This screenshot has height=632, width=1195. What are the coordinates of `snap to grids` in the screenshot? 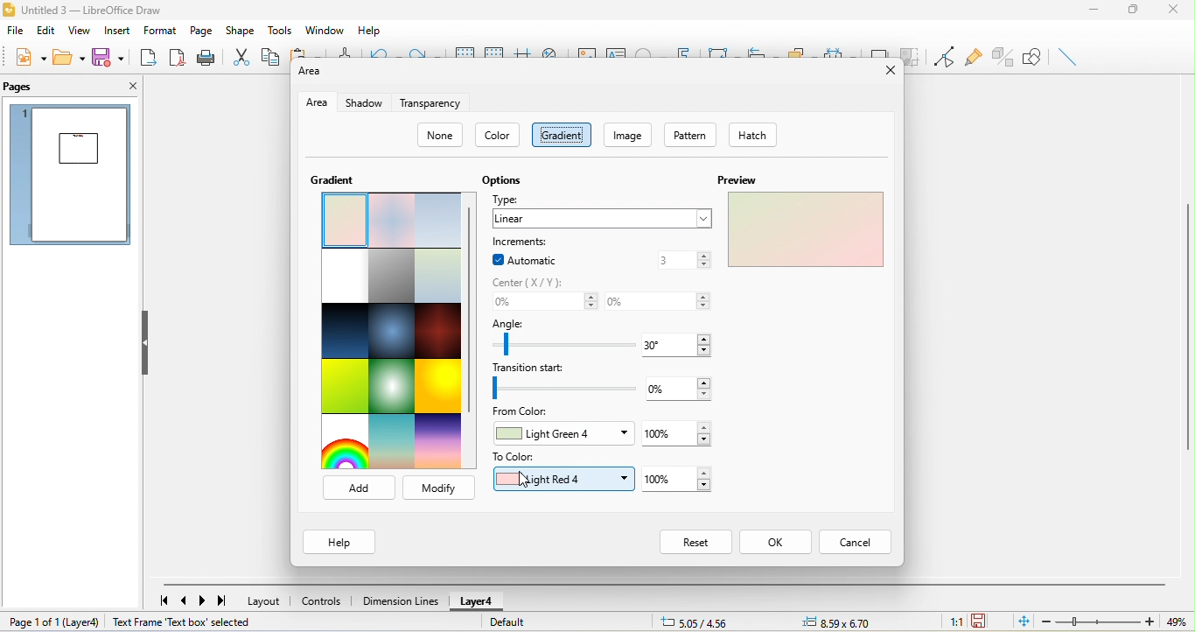 It's located at (496, 50).